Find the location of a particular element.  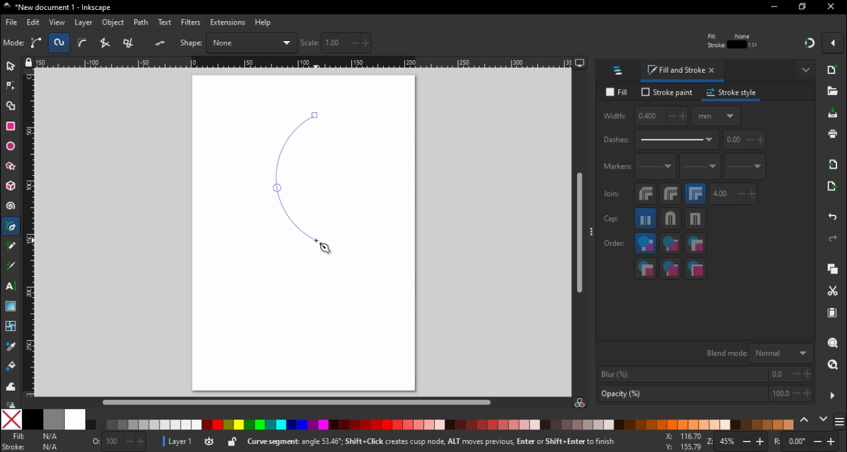

butt is located at coordinates (646, 221).